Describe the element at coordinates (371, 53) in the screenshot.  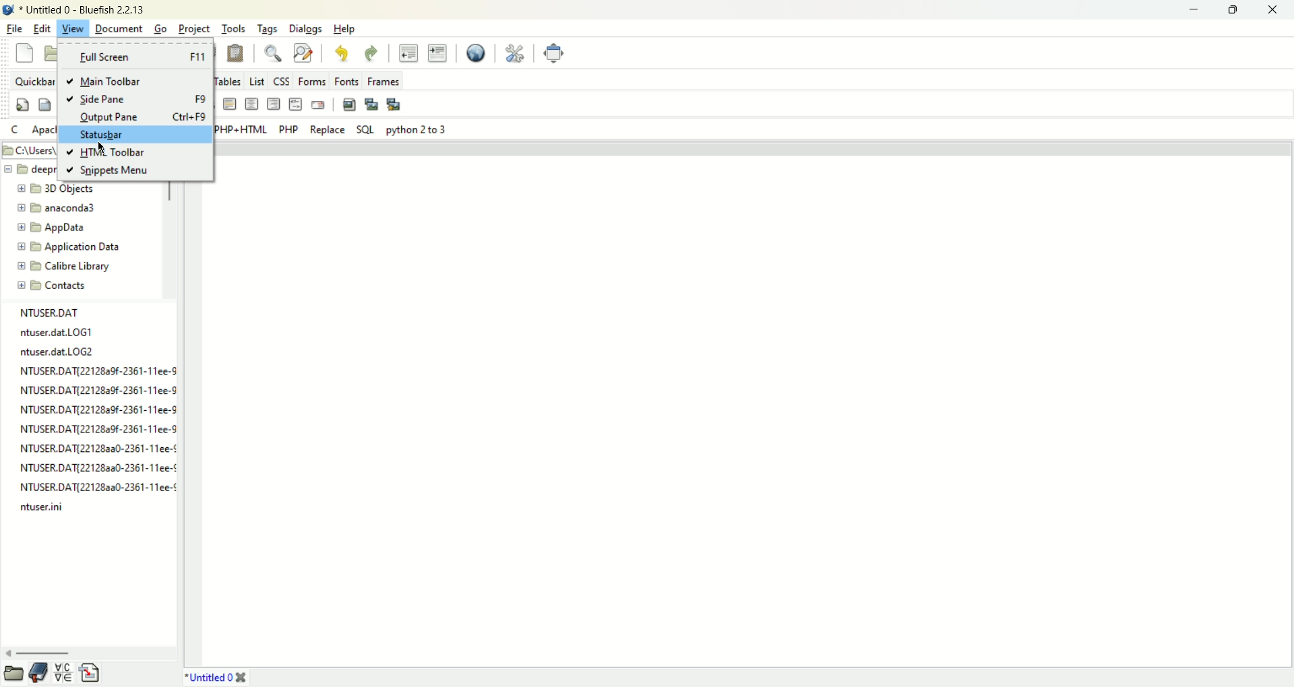
I see `redo` at that location.